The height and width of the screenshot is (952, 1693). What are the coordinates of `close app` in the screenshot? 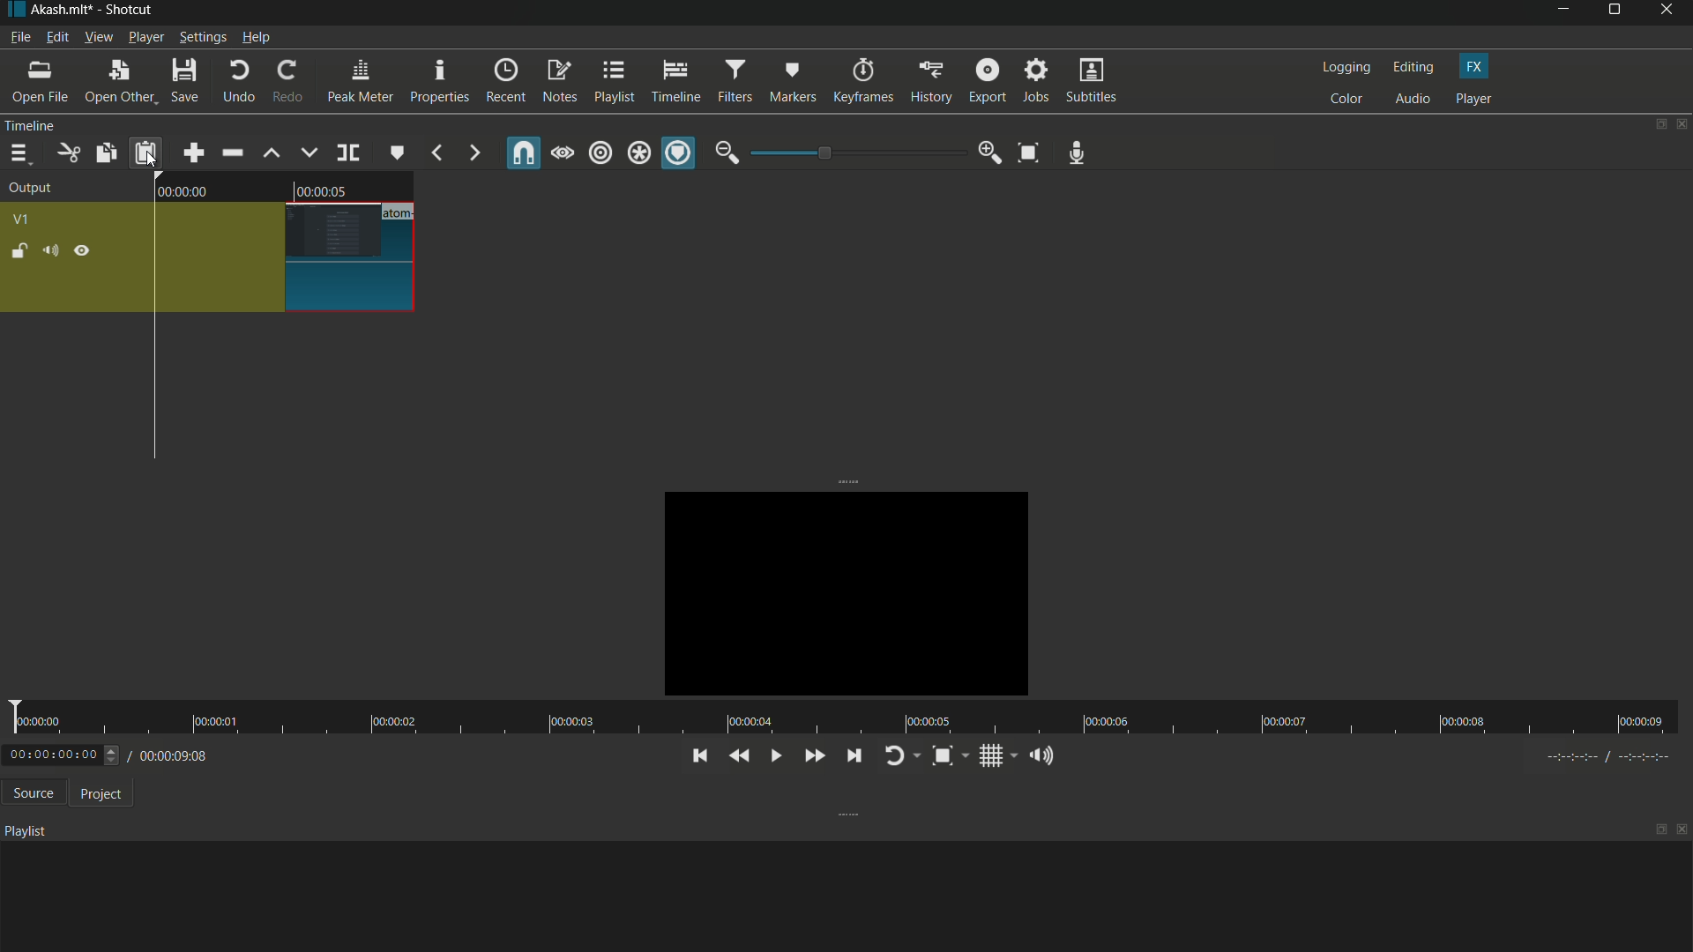 It's located at (1670, 13).